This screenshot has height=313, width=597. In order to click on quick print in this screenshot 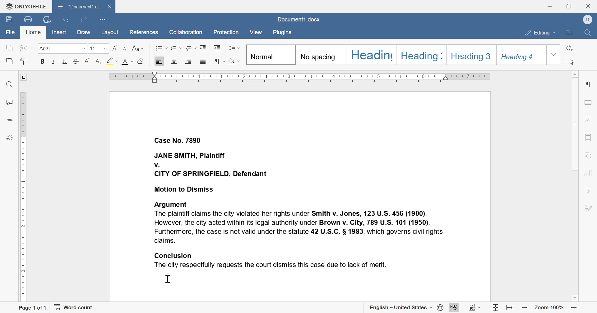, I will do `click(47, 20)`.